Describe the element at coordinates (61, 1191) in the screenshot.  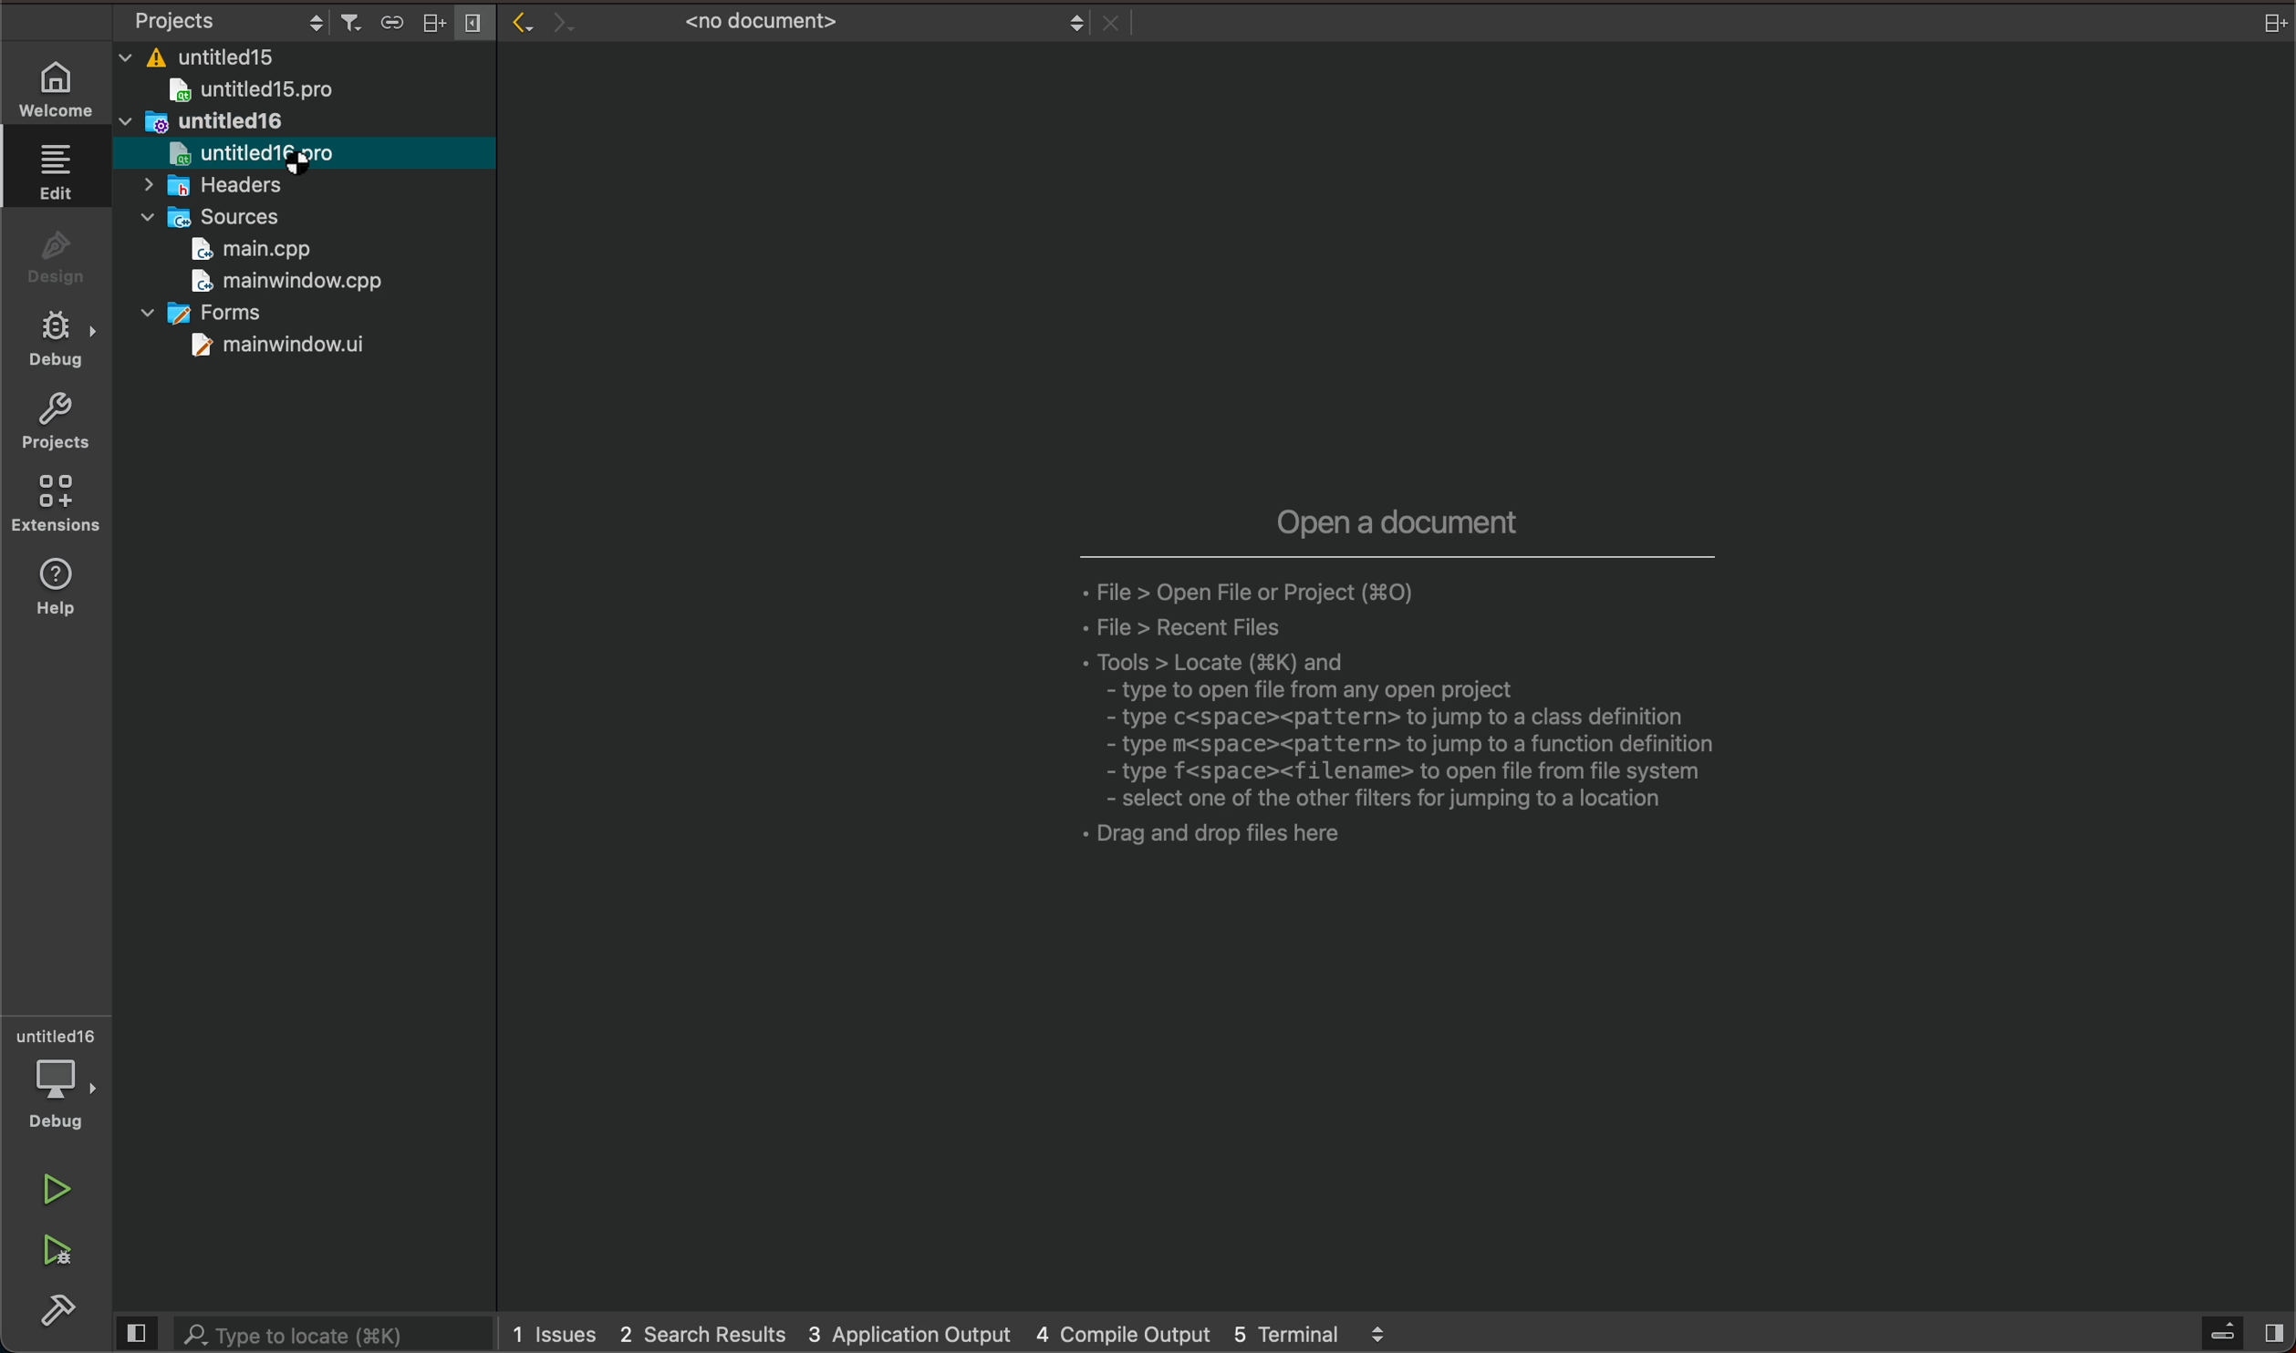
I see `run ` at that location.